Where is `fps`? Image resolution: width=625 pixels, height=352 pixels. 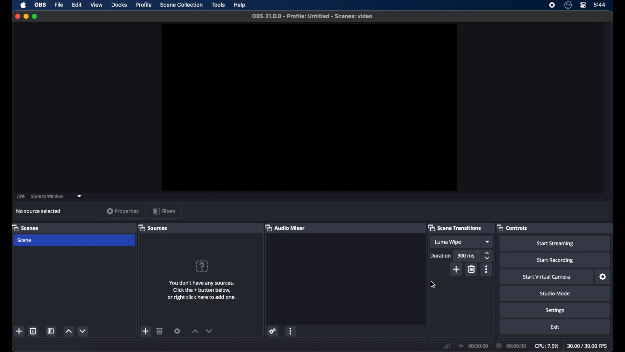
fps is located at coordinates (587, 346).